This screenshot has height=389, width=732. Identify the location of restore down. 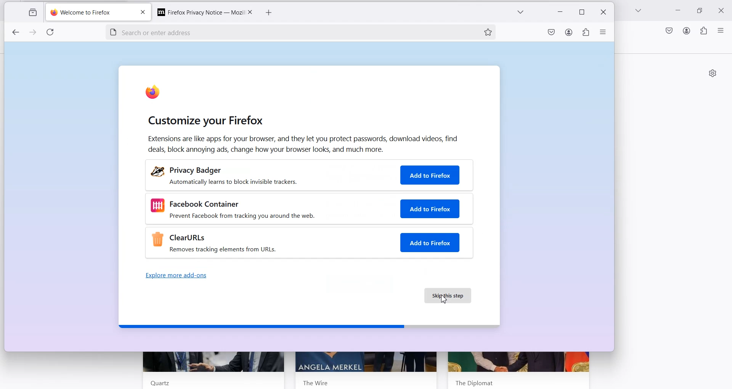
(581, 12).